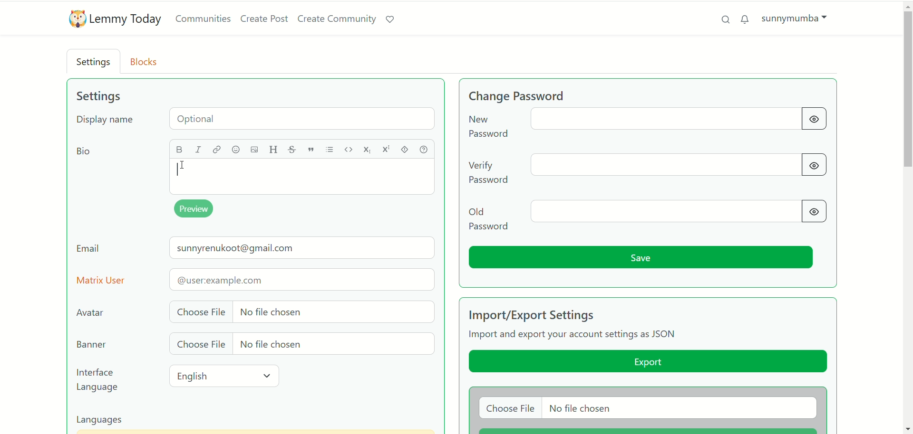 Image resolution: width=913 pixels, height=434 pixels. I want to click on display name, so click(258, 121).